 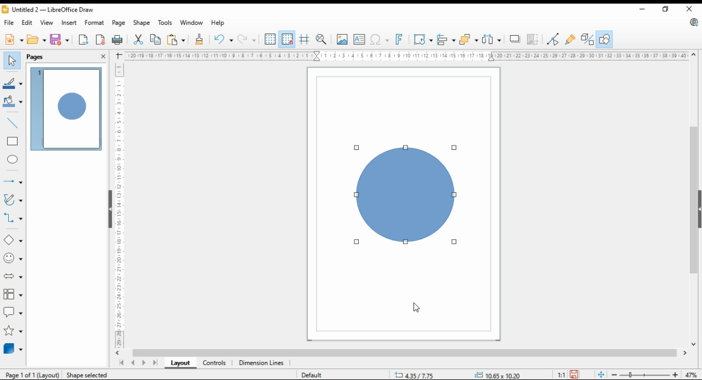 What do you see at coordinates (246, 39) in the screenshot?
I see `redo` at bounding box center [246, 39].